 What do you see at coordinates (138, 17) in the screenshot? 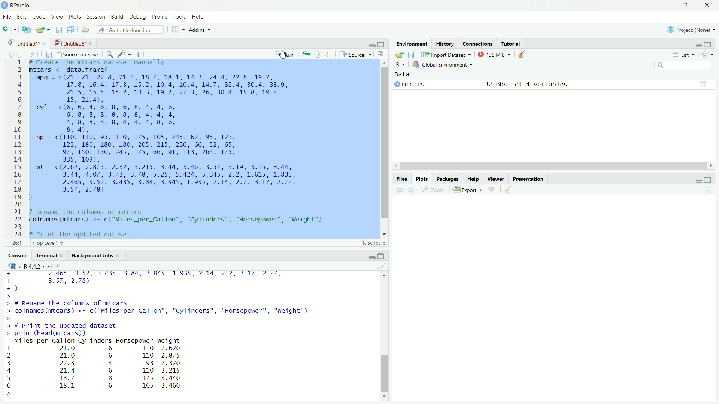
I see `Debug` at bounding box center [138, 17].